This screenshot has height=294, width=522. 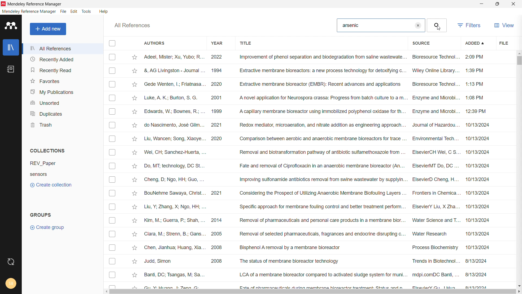 I want to click on search button, so click(x=438, y=25).